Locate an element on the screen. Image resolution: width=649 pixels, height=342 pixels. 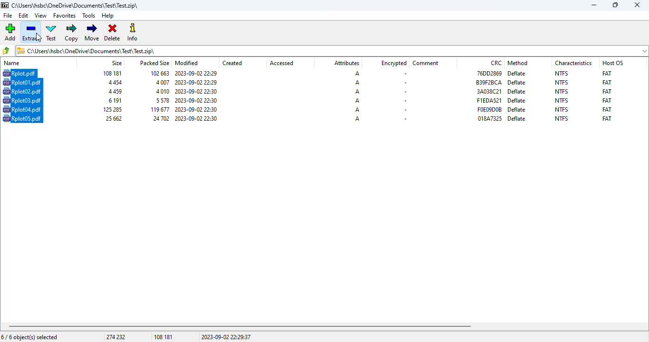
created is located at coordinates (232, 63).